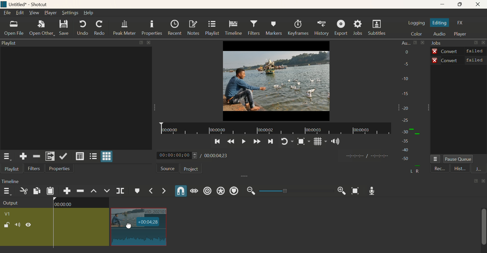 The width and height of the screenshot is (487, 253). Describe the element at coordinates (50, 156) in the screenshot. I see `Add to Playlist` at that location.